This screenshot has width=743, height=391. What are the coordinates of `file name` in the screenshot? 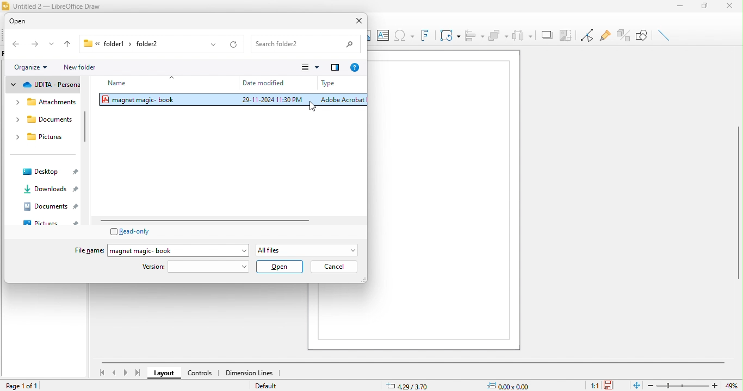 It's located at (85, 250).